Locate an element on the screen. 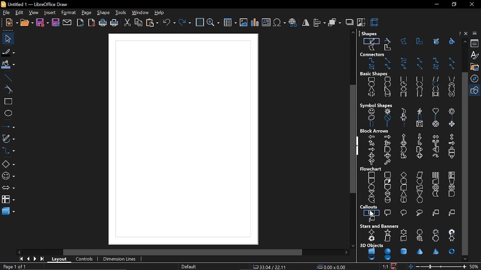 The height and width of the screenshot is (270, 481). signet is located at coordinates (420, 239).